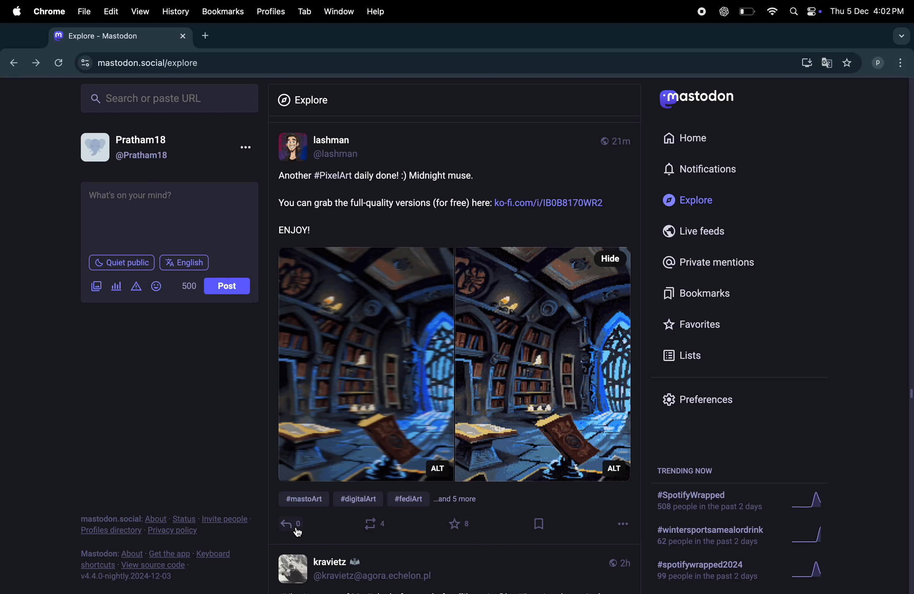 This screenshot has height=594, width=914. Describe the element at coordinates (303, 97) in the screenshot. I see `Explore` at that location.